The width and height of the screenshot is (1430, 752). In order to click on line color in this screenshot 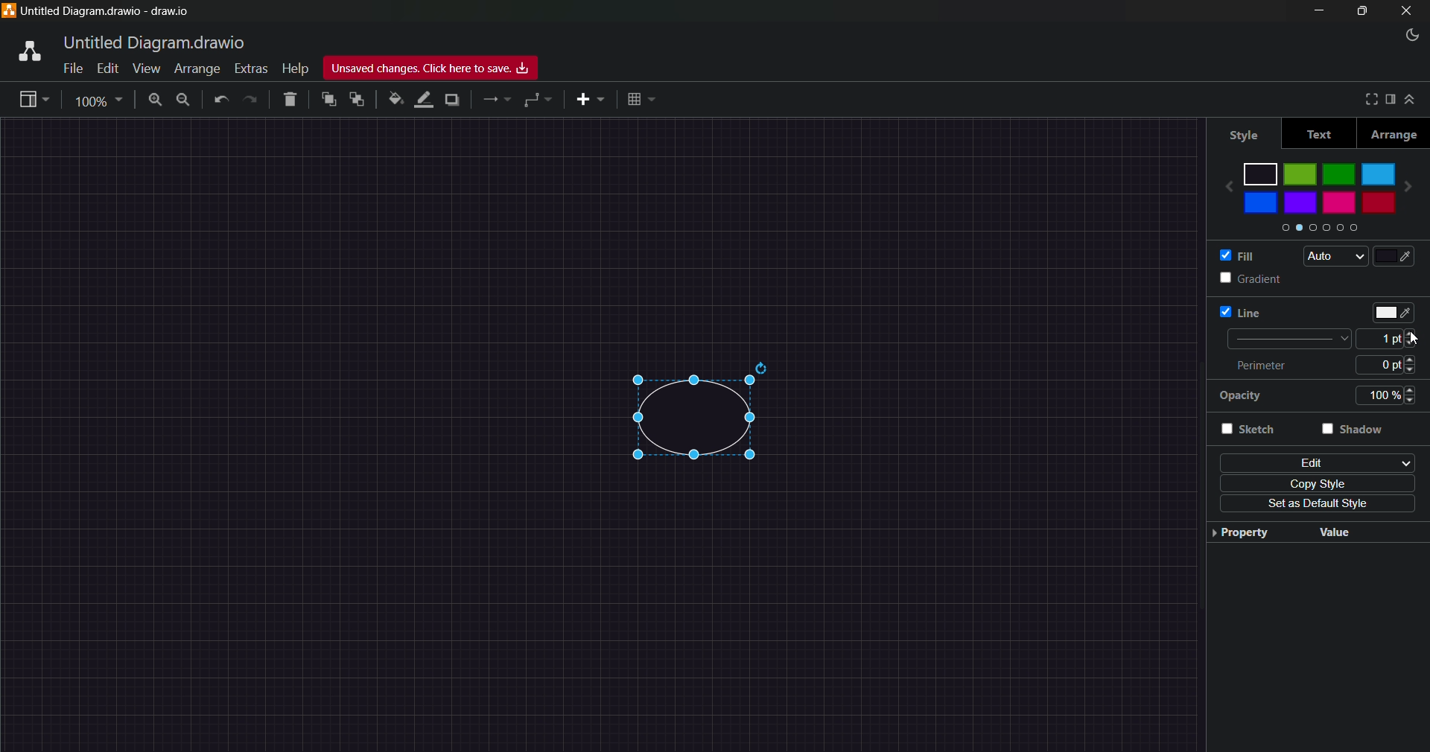, I will do `click(1391, 312)`.